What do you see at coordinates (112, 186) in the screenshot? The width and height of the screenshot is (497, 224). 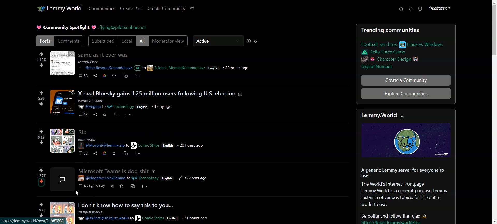 I see `Share` at bounding box center [112, 186].